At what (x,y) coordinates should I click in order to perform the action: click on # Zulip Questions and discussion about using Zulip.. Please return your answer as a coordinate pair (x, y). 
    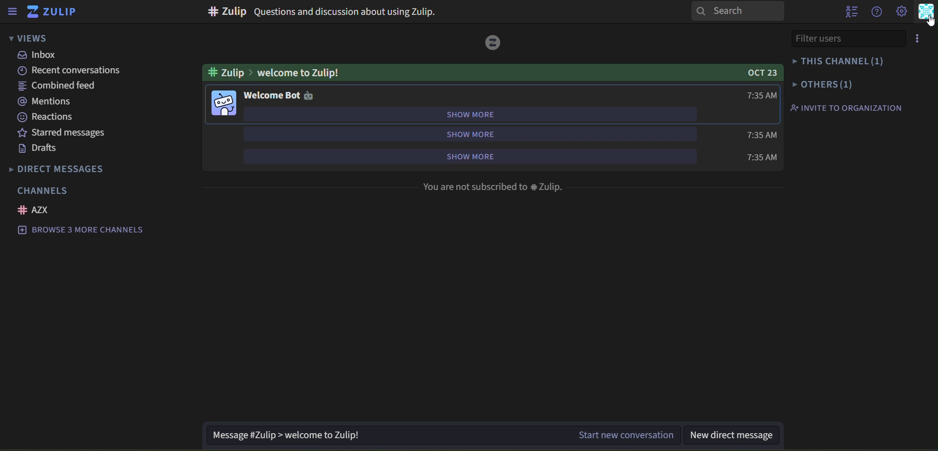
    Looking at the image, I should click on (320, 13).